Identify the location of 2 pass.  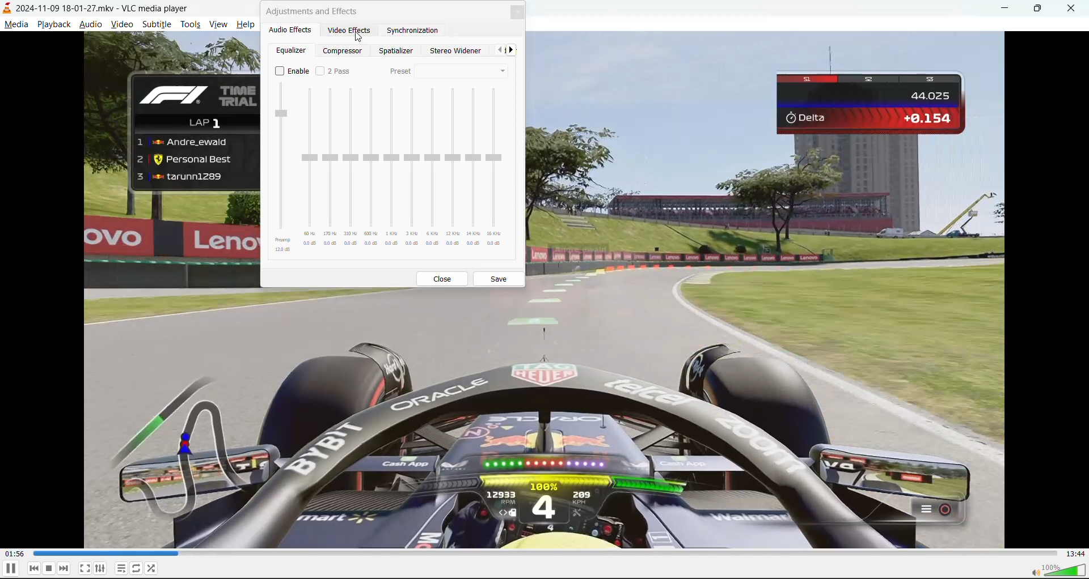
(336, 72).